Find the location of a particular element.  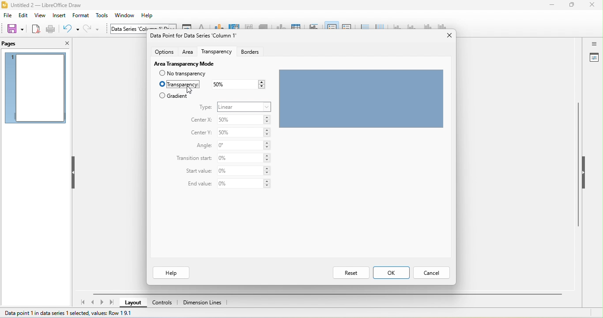

help is located at coordinates (149, 15).